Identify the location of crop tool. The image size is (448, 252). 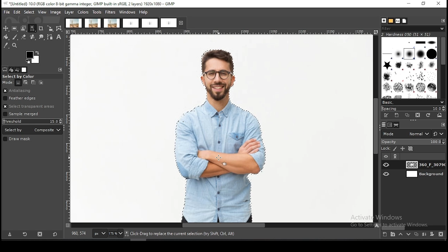
(41, 29).